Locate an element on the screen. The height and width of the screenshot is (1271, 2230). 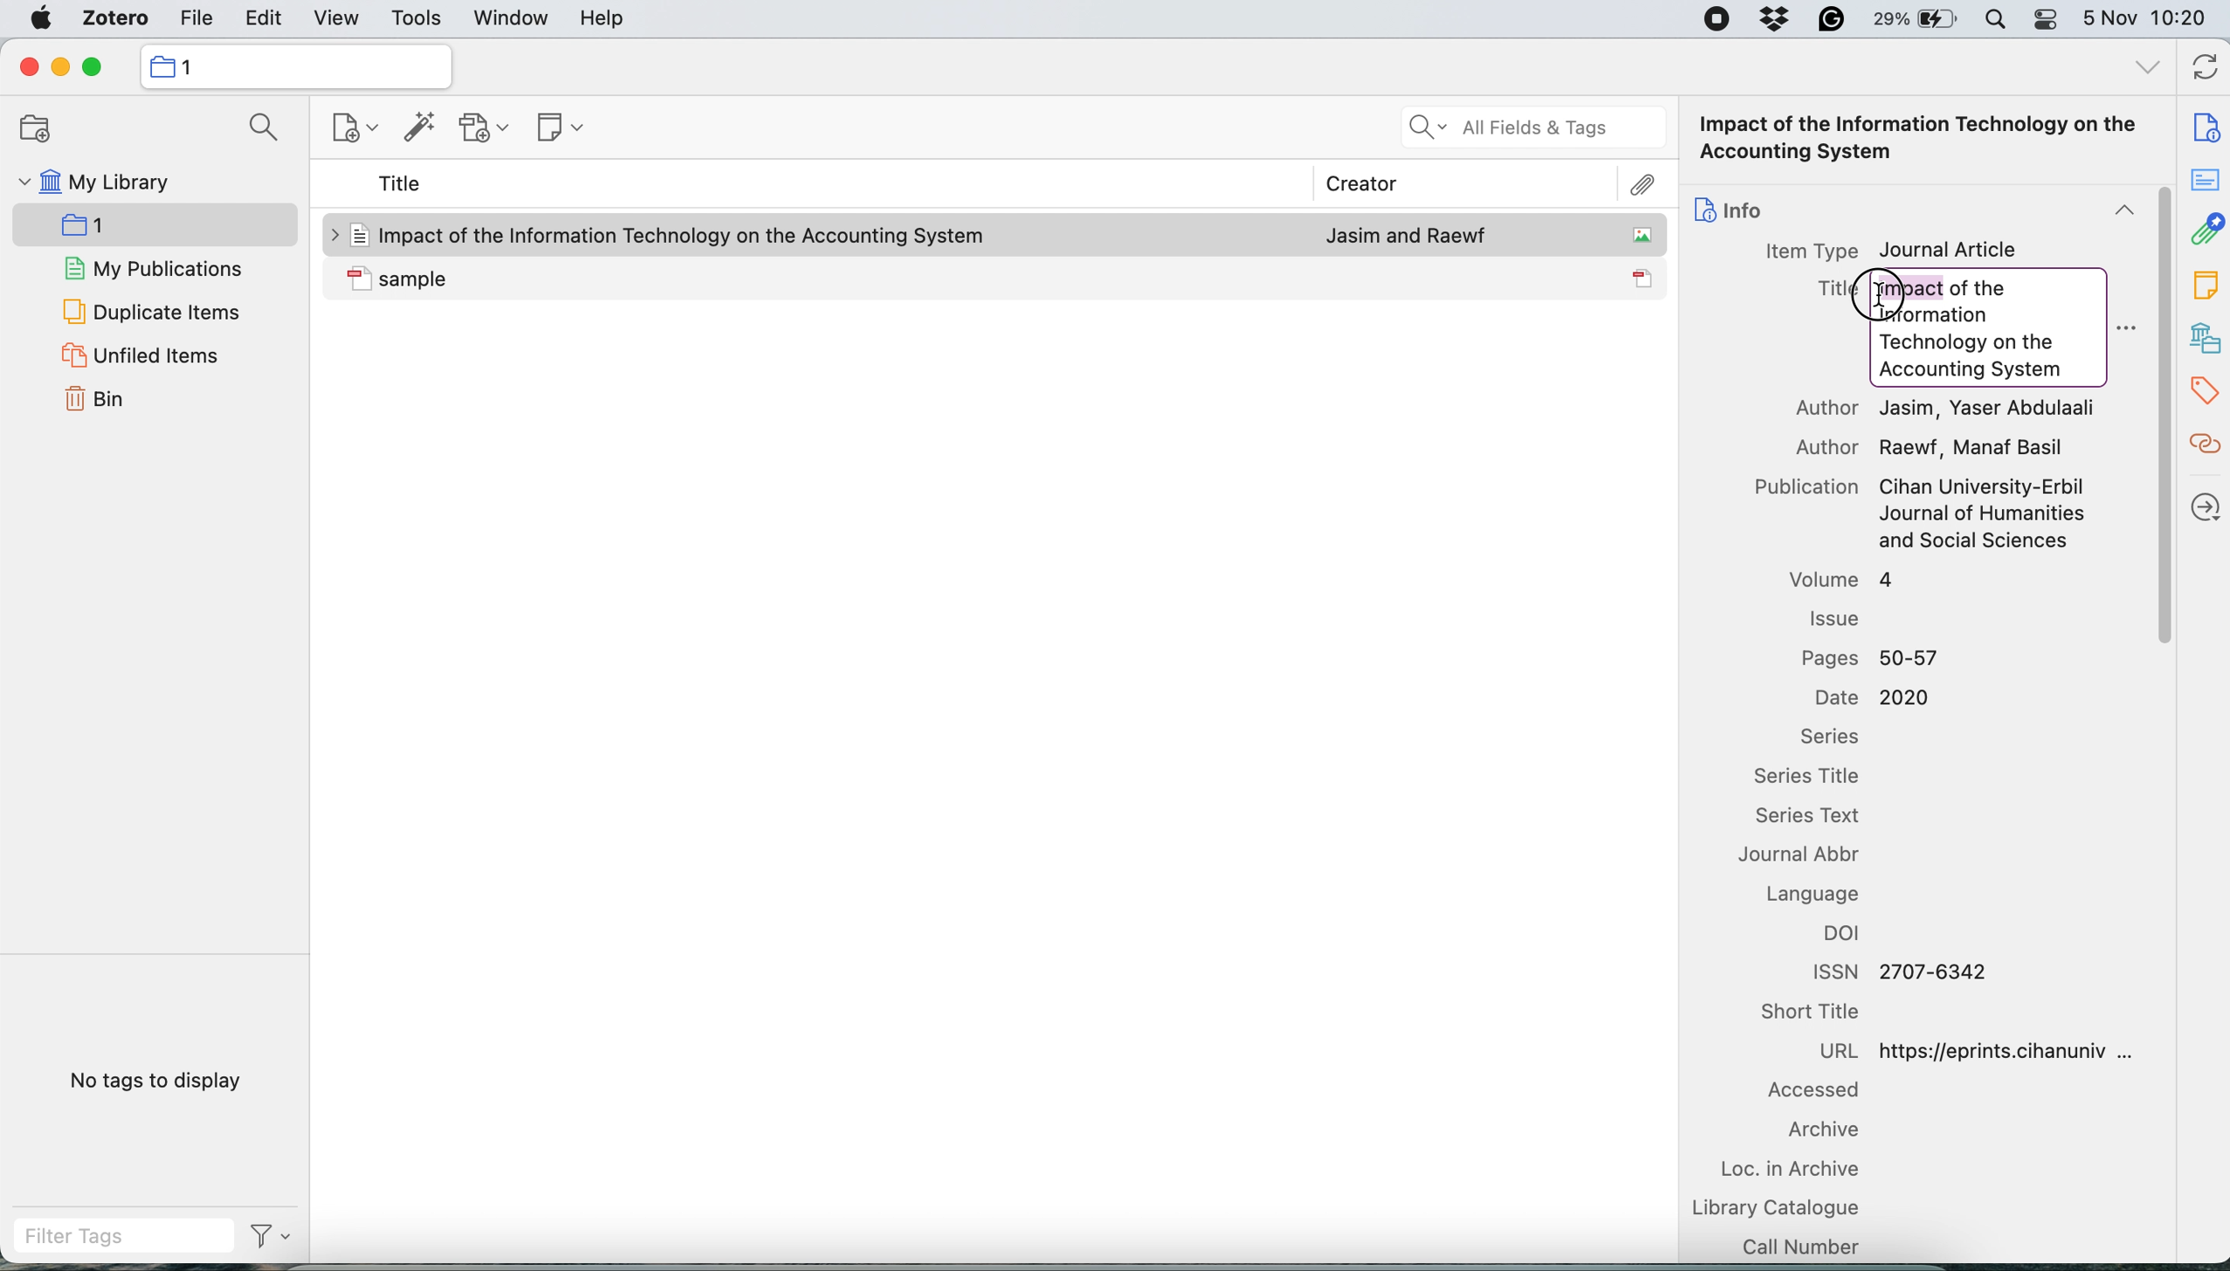
collection is located at coordinates (191, 67).